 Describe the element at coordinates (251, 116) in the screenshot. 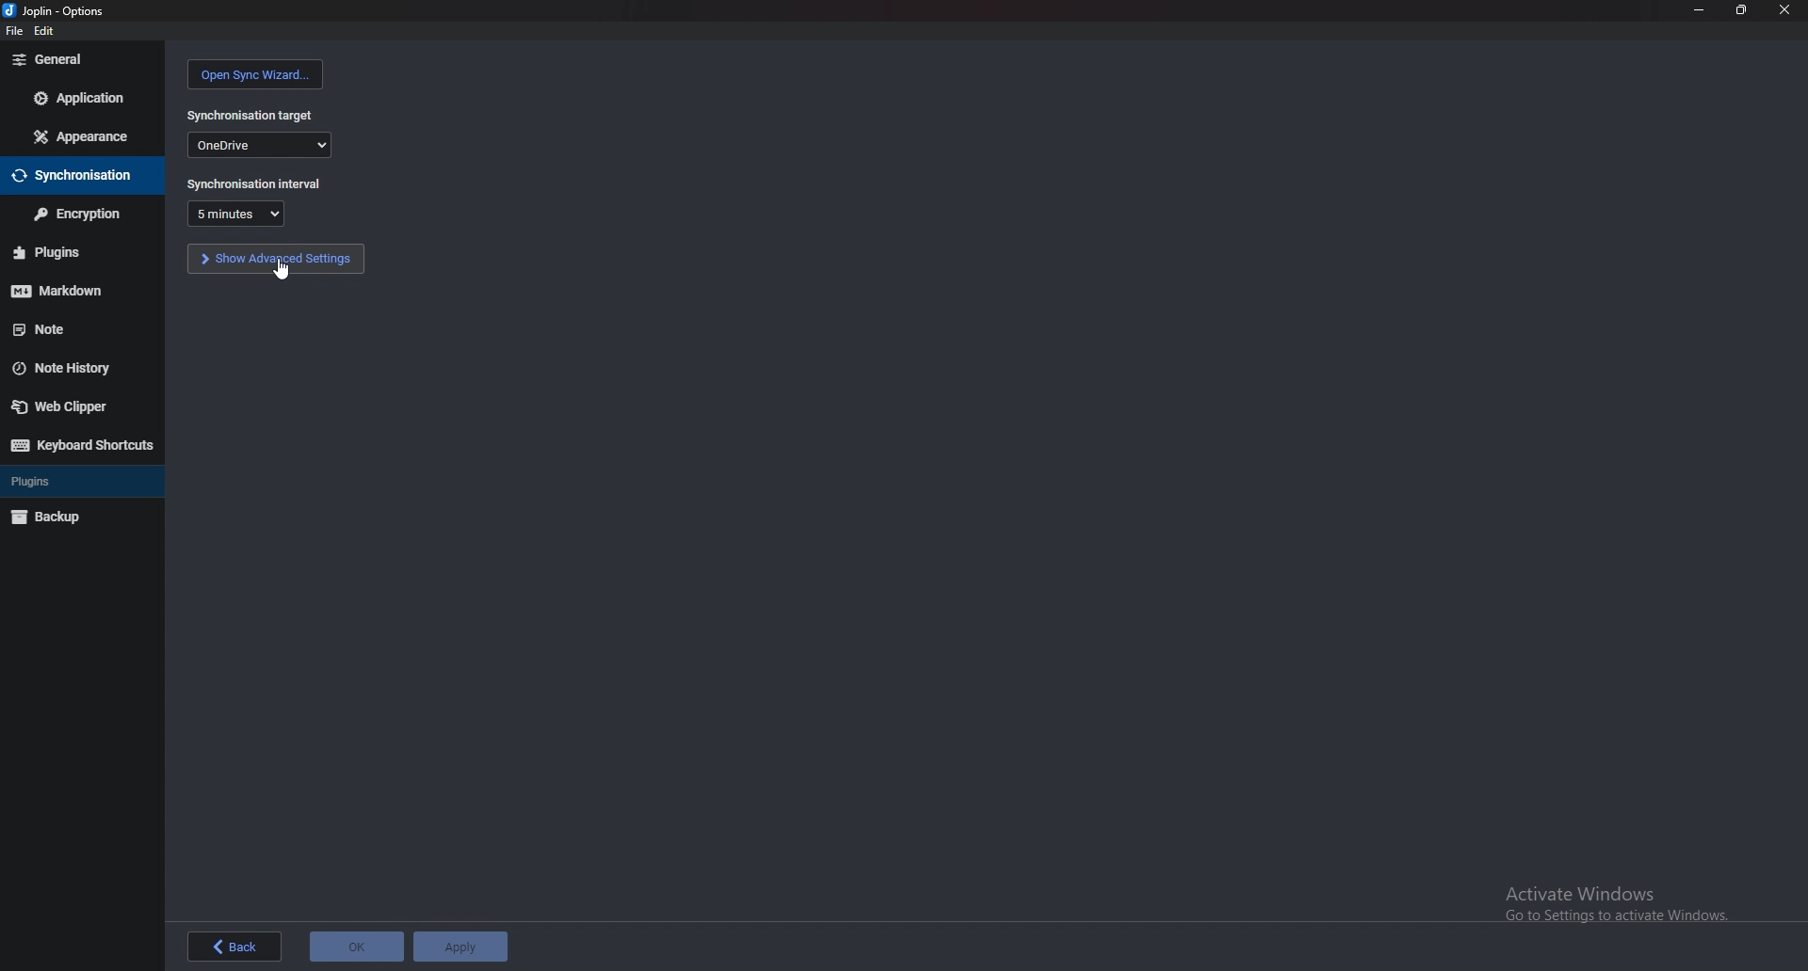

I see `sync target` at that location.